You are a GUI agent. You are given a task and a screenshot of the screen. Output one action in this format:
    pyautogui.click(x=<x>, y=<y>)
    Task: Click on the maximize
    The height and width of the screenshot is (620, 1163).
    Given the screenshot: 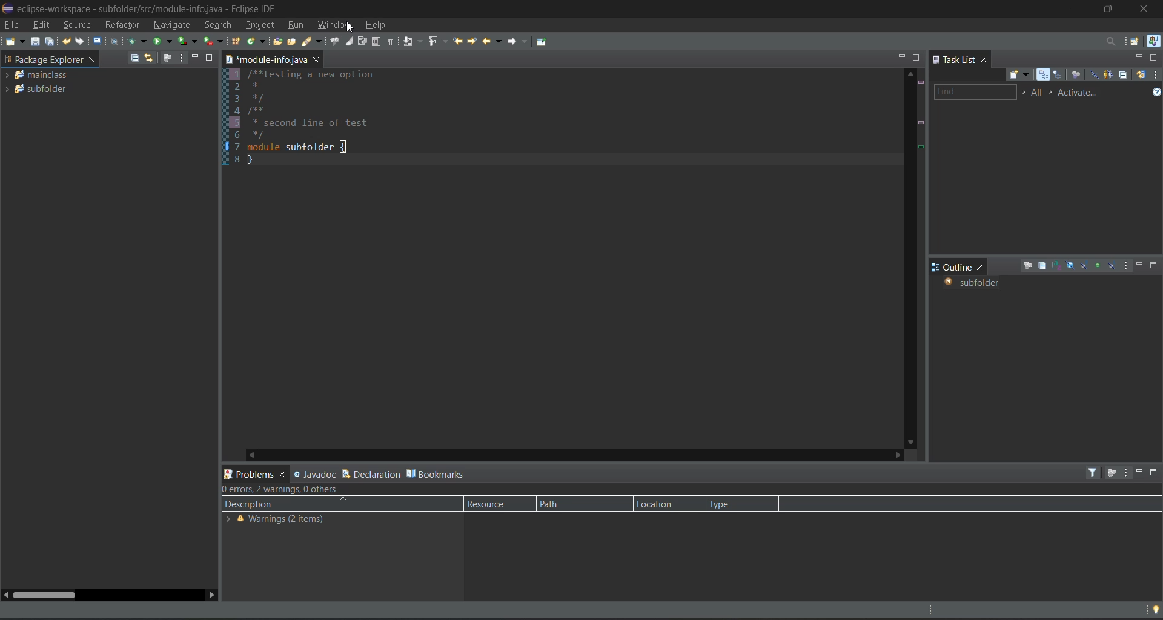 What is the action you would take?
    pyautogui.click(x=1155, y=472)
    